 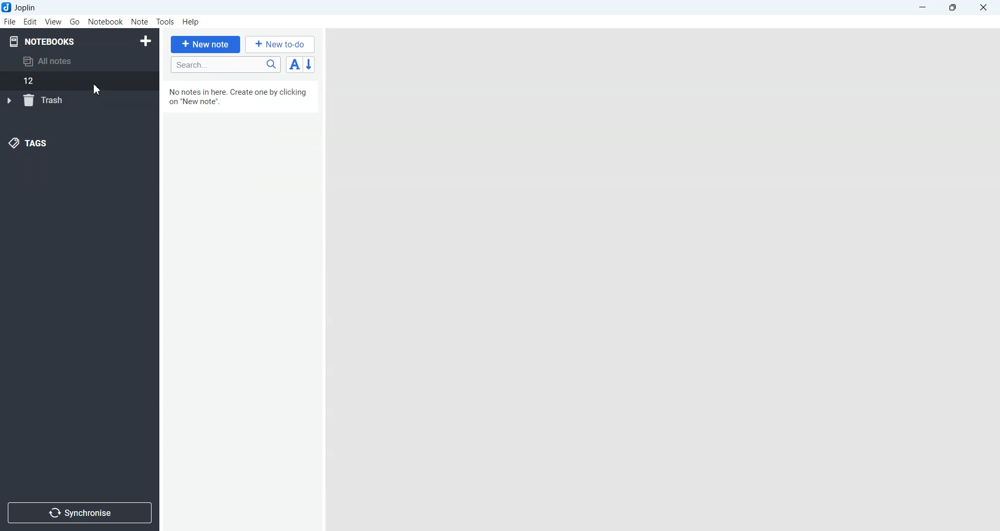 I want to click on Tools, so click(x=166, y=22).